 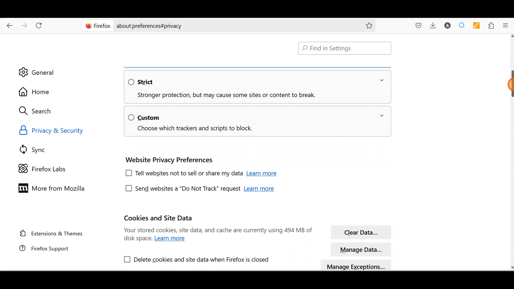 I want to click on move up, so click(x=511, y=36).